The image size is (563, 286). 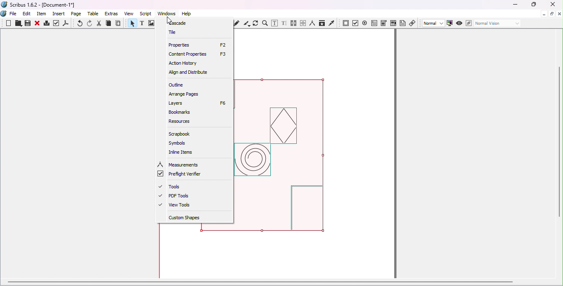 What do you see at coordinates (27, 14) in the screenshot?
I see `Edit` at bounding box center [27, 14].